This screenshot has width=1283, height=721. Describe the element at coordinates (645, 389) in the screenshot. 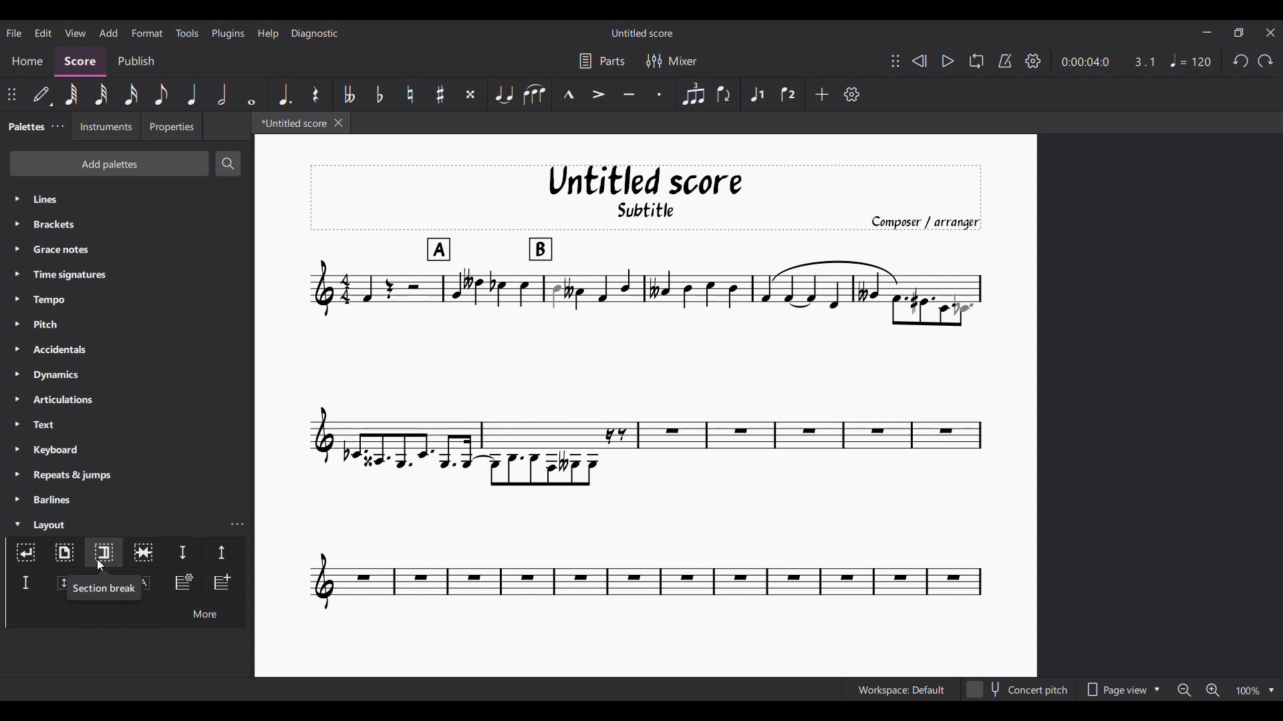

I see `Current score` at that location.